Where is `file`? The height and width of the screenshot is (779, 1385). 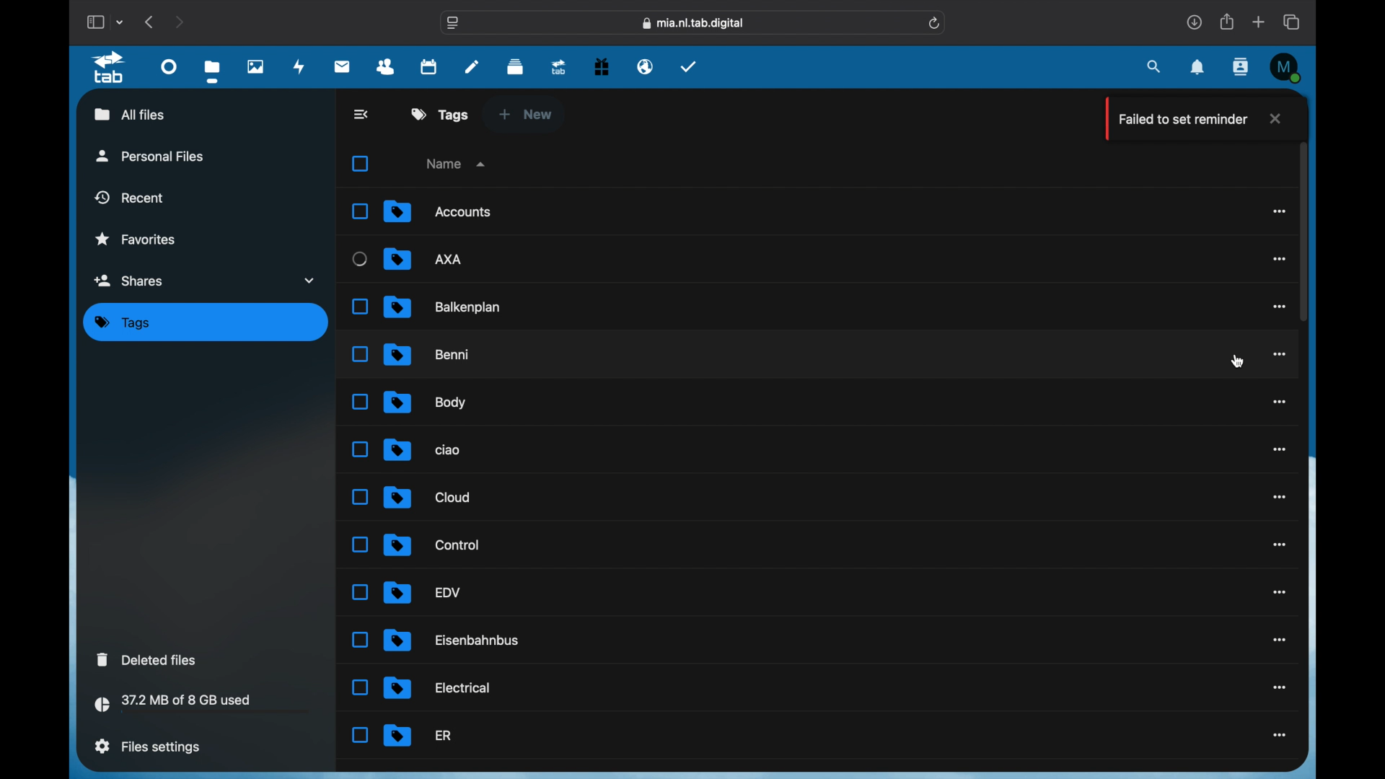 file is located at coordinates (428, 355).